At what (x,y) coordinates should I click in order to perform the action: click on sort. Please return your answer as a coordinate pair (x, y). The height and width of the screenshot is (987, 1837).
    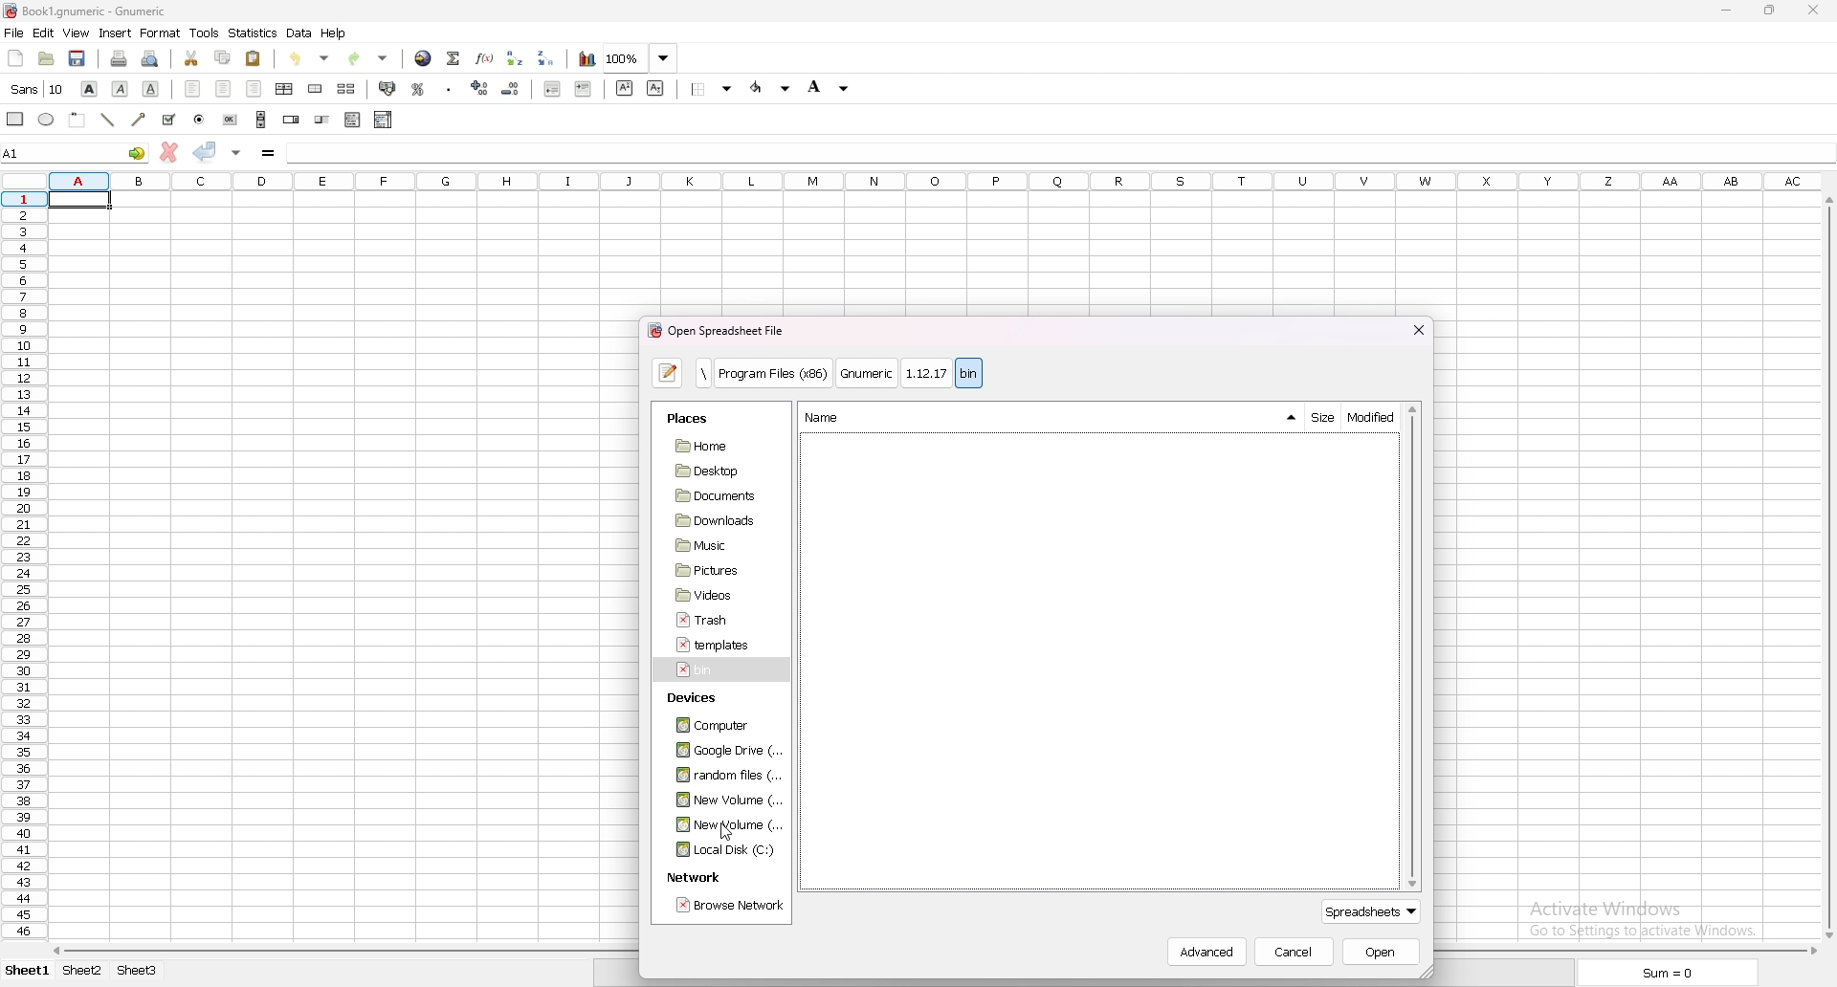
    Looking at the image, I should click on (1291, 417).